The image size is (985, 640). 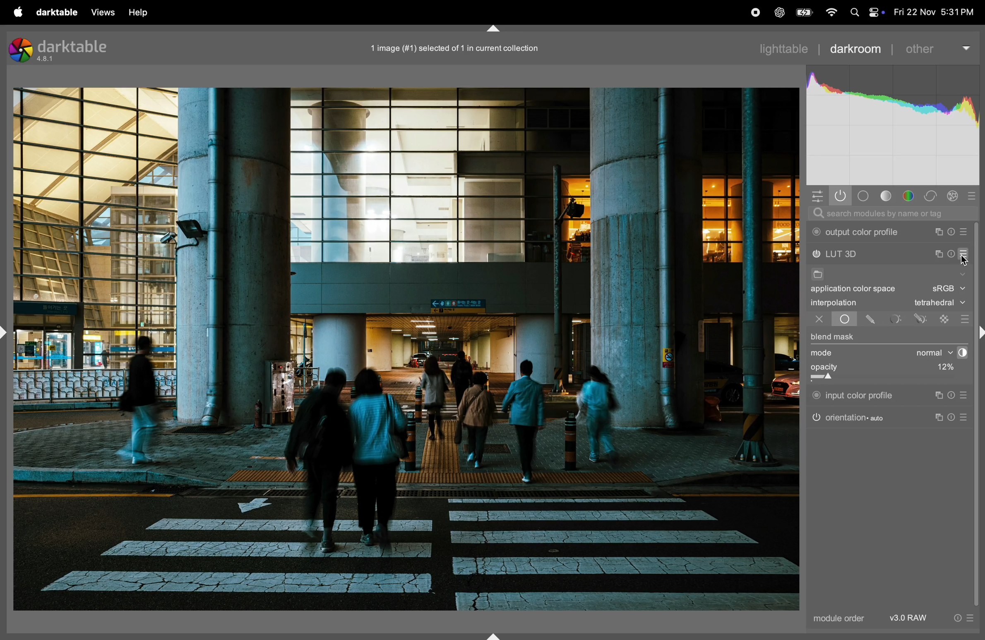 What do you see at coordinates (951, 253) in the screenshot?
I see `reset parameters` at bounding box center [951, 253].